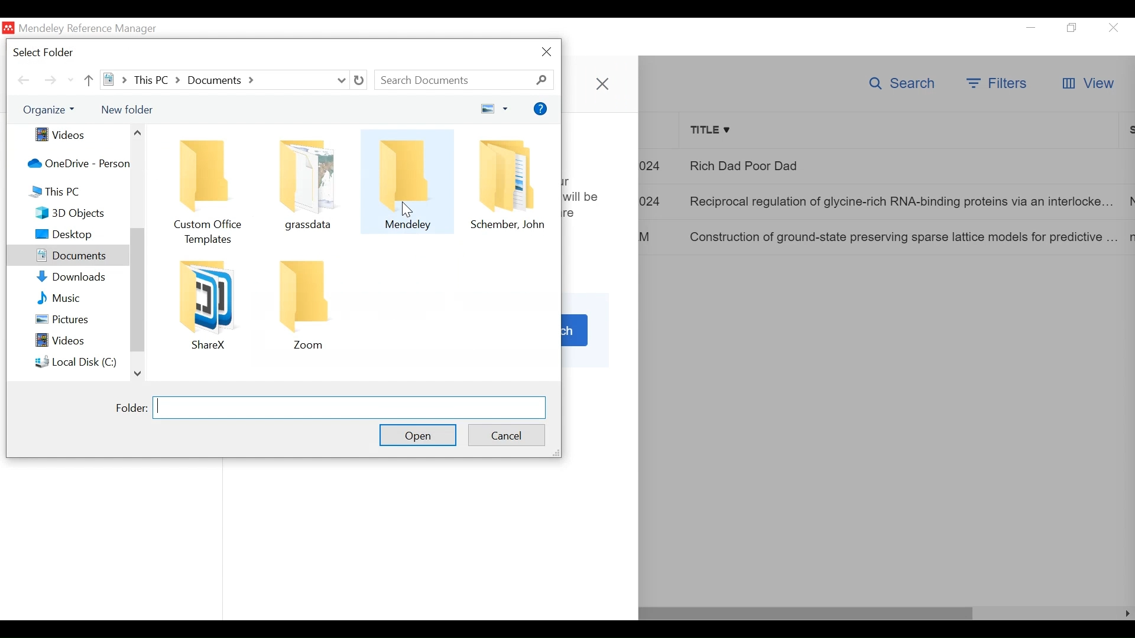 The height and width of the screenshot is (638, 1135). Describe the element at coordinates (360, 80) in the screenshot. I see `Refresh` at that location.